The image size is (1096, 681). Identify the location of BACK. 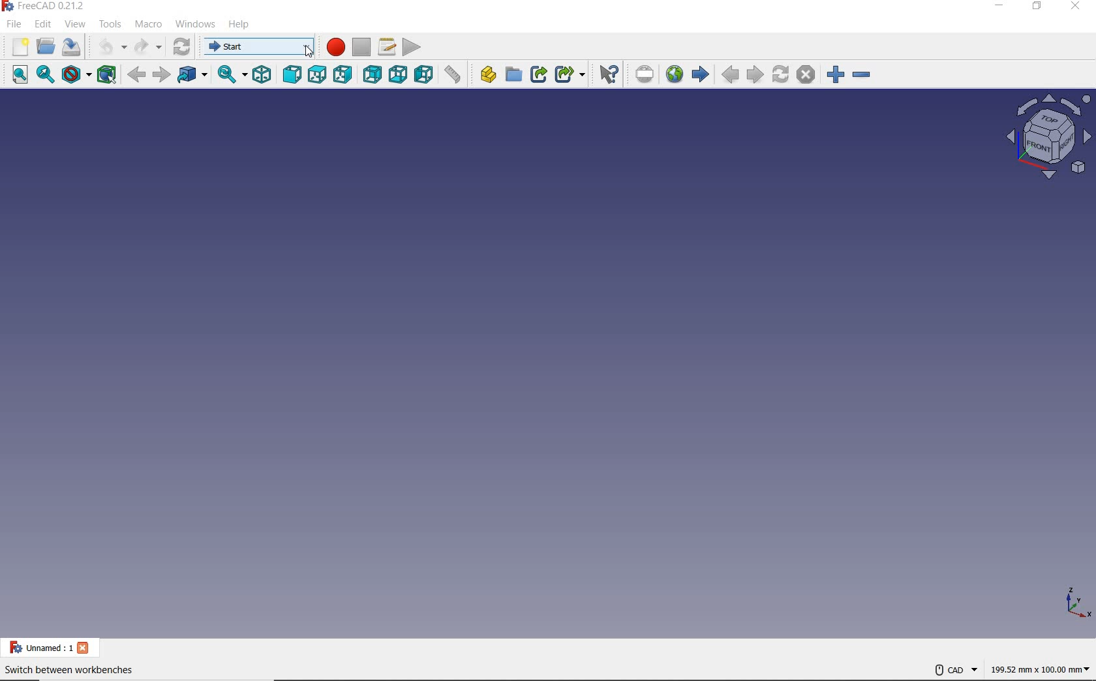
(138, 74).